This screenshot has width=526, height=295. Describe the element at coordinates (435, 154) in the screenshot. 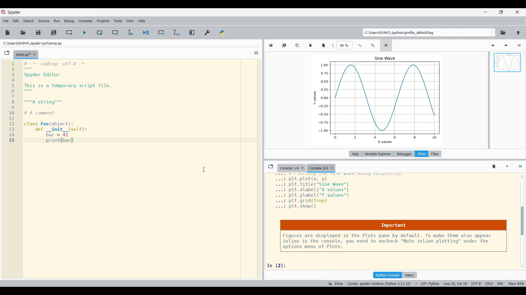

I see `Files` at that location.